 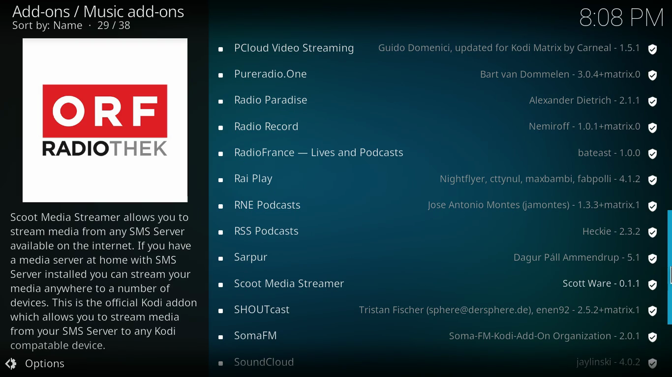 I want to click on Options, so click(x=44, y=364).